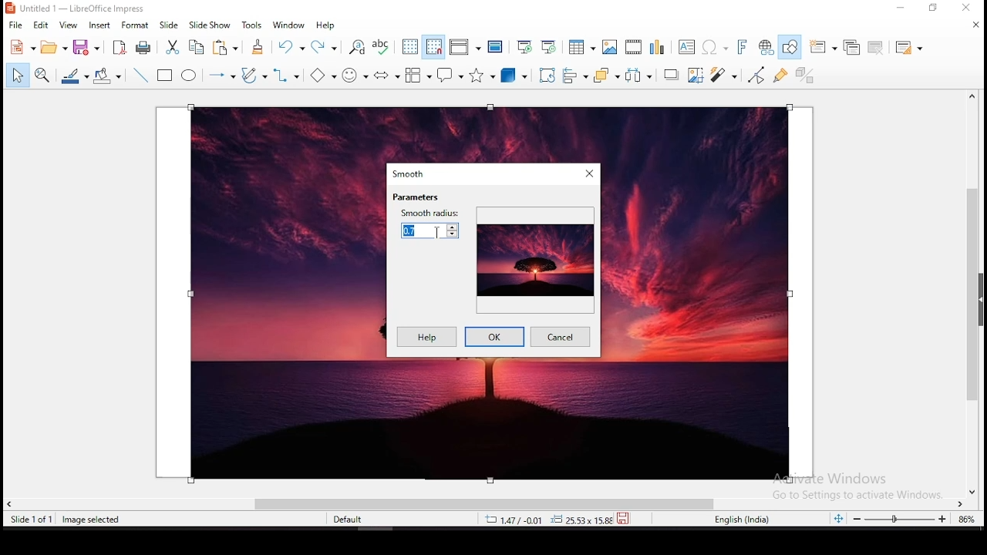 This screenshot has height=555, width=987. What do you see at coordinates (69, 25) in the screenshot?
I see `view` at bounding box center [69, 25].